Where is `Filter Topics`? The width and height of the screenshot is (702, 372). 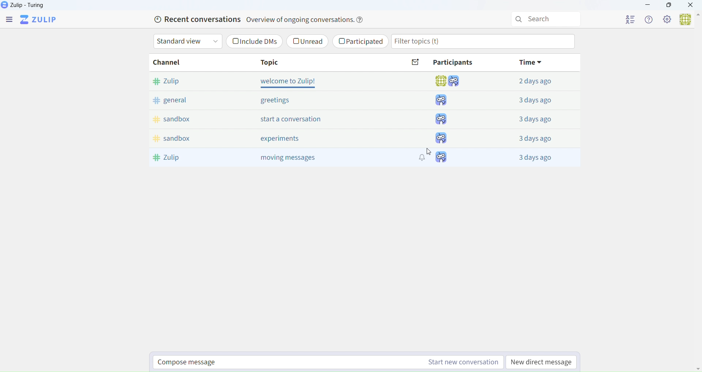
Filter Topics is located at coordinates (485, 41).